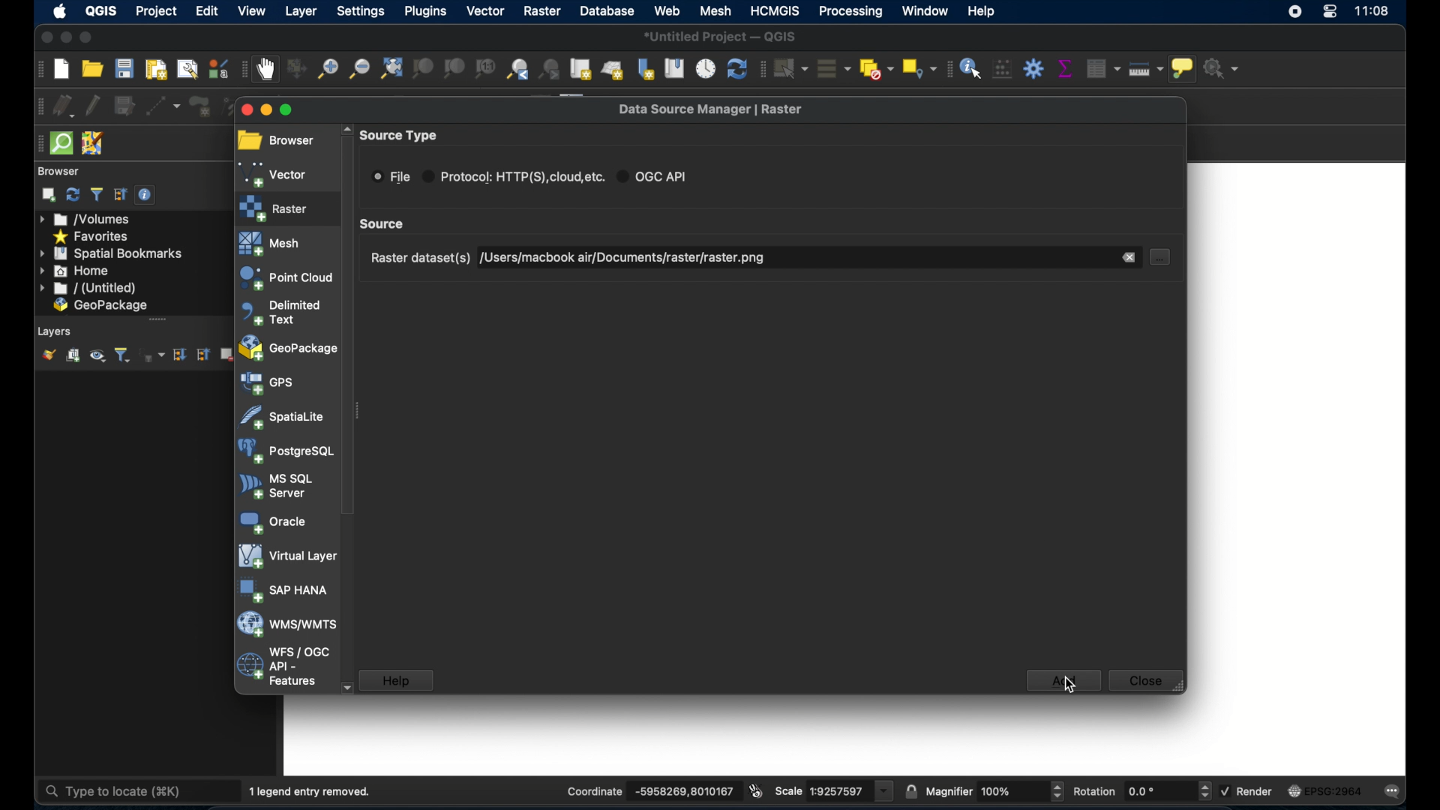 This screenshot has width=1440, height=810. What do you see at coordinates (73, 195) in the screenshot?
I see `refresh` at bounding box center [73, 195].